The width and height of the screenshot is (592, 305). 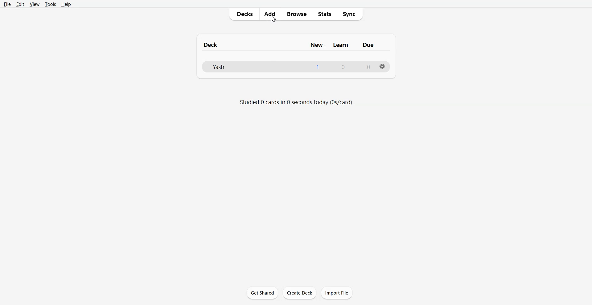 What do you see at coordinates (262, 292) in the screenshot?
I see `Get Shared` at bounding box center [262, 292].